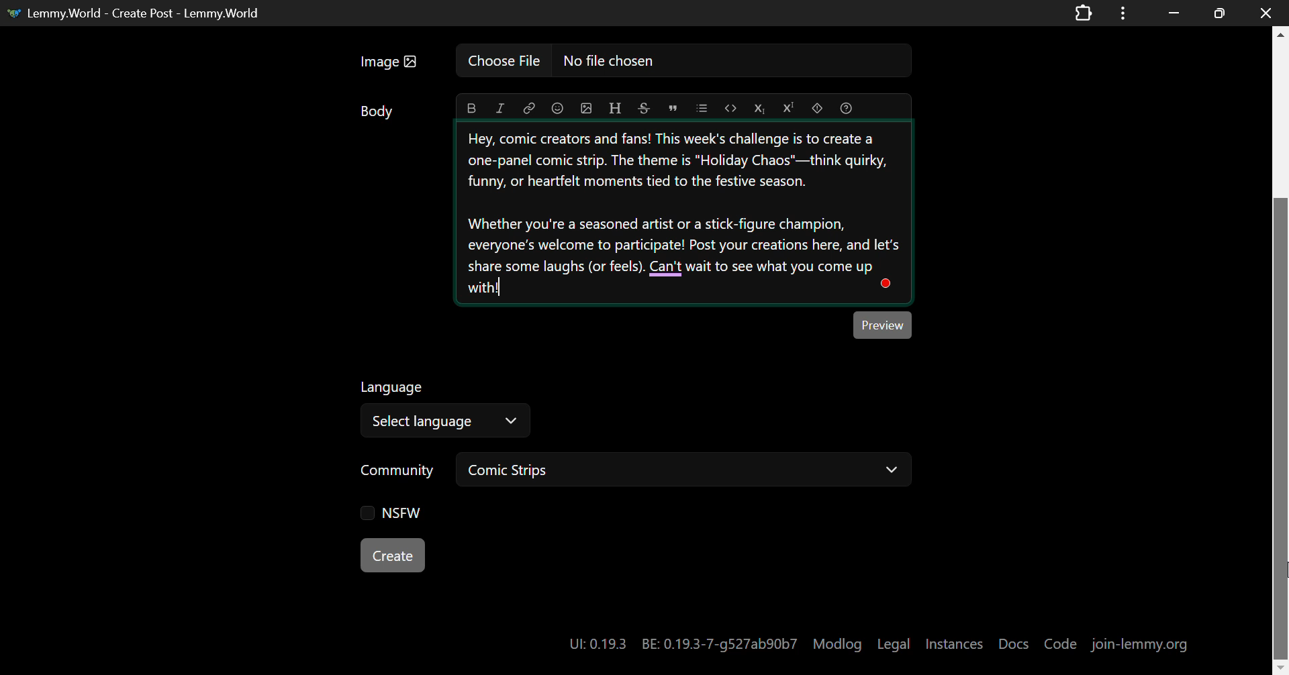 This screenshot has width=1289, height=675. I want to click on UI:0.19.3 BE:0.19.3-7-g527ab90b7, so click(681, 644).